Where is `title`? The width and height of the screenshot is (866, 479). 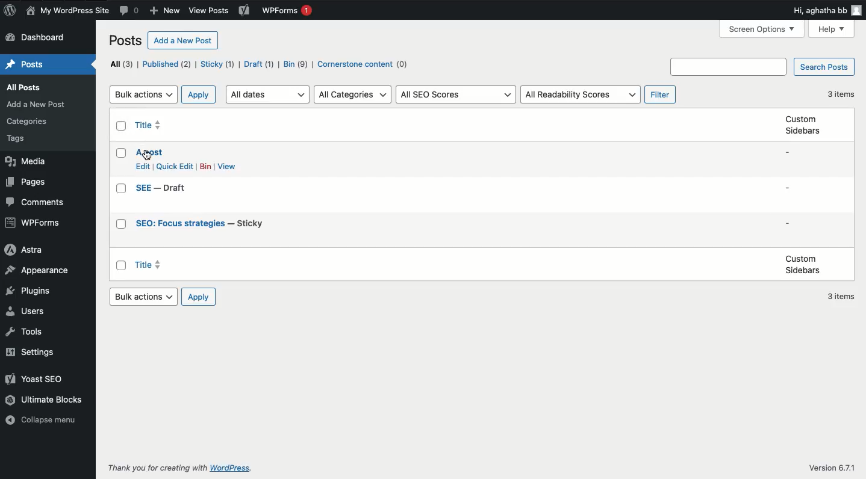
title is located at coordinates (149, 264).